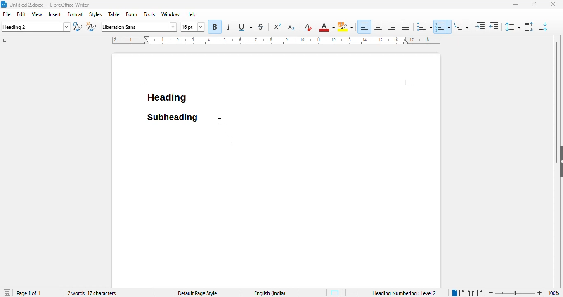 The width and height of the screenshot is (563, 297). I want to click on form, so click(132, 14).